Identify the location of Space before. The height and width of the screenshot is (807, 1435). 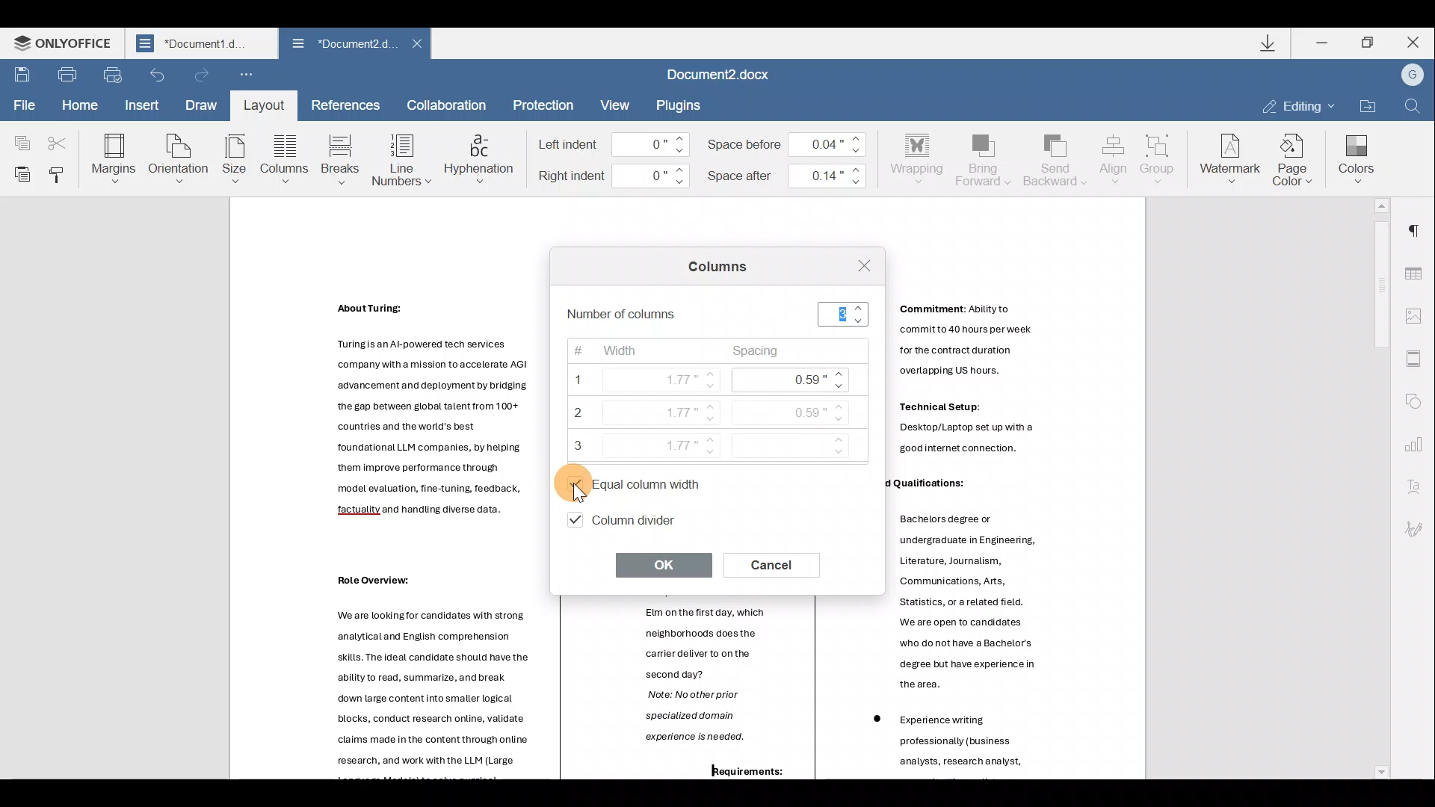
(792, 140).